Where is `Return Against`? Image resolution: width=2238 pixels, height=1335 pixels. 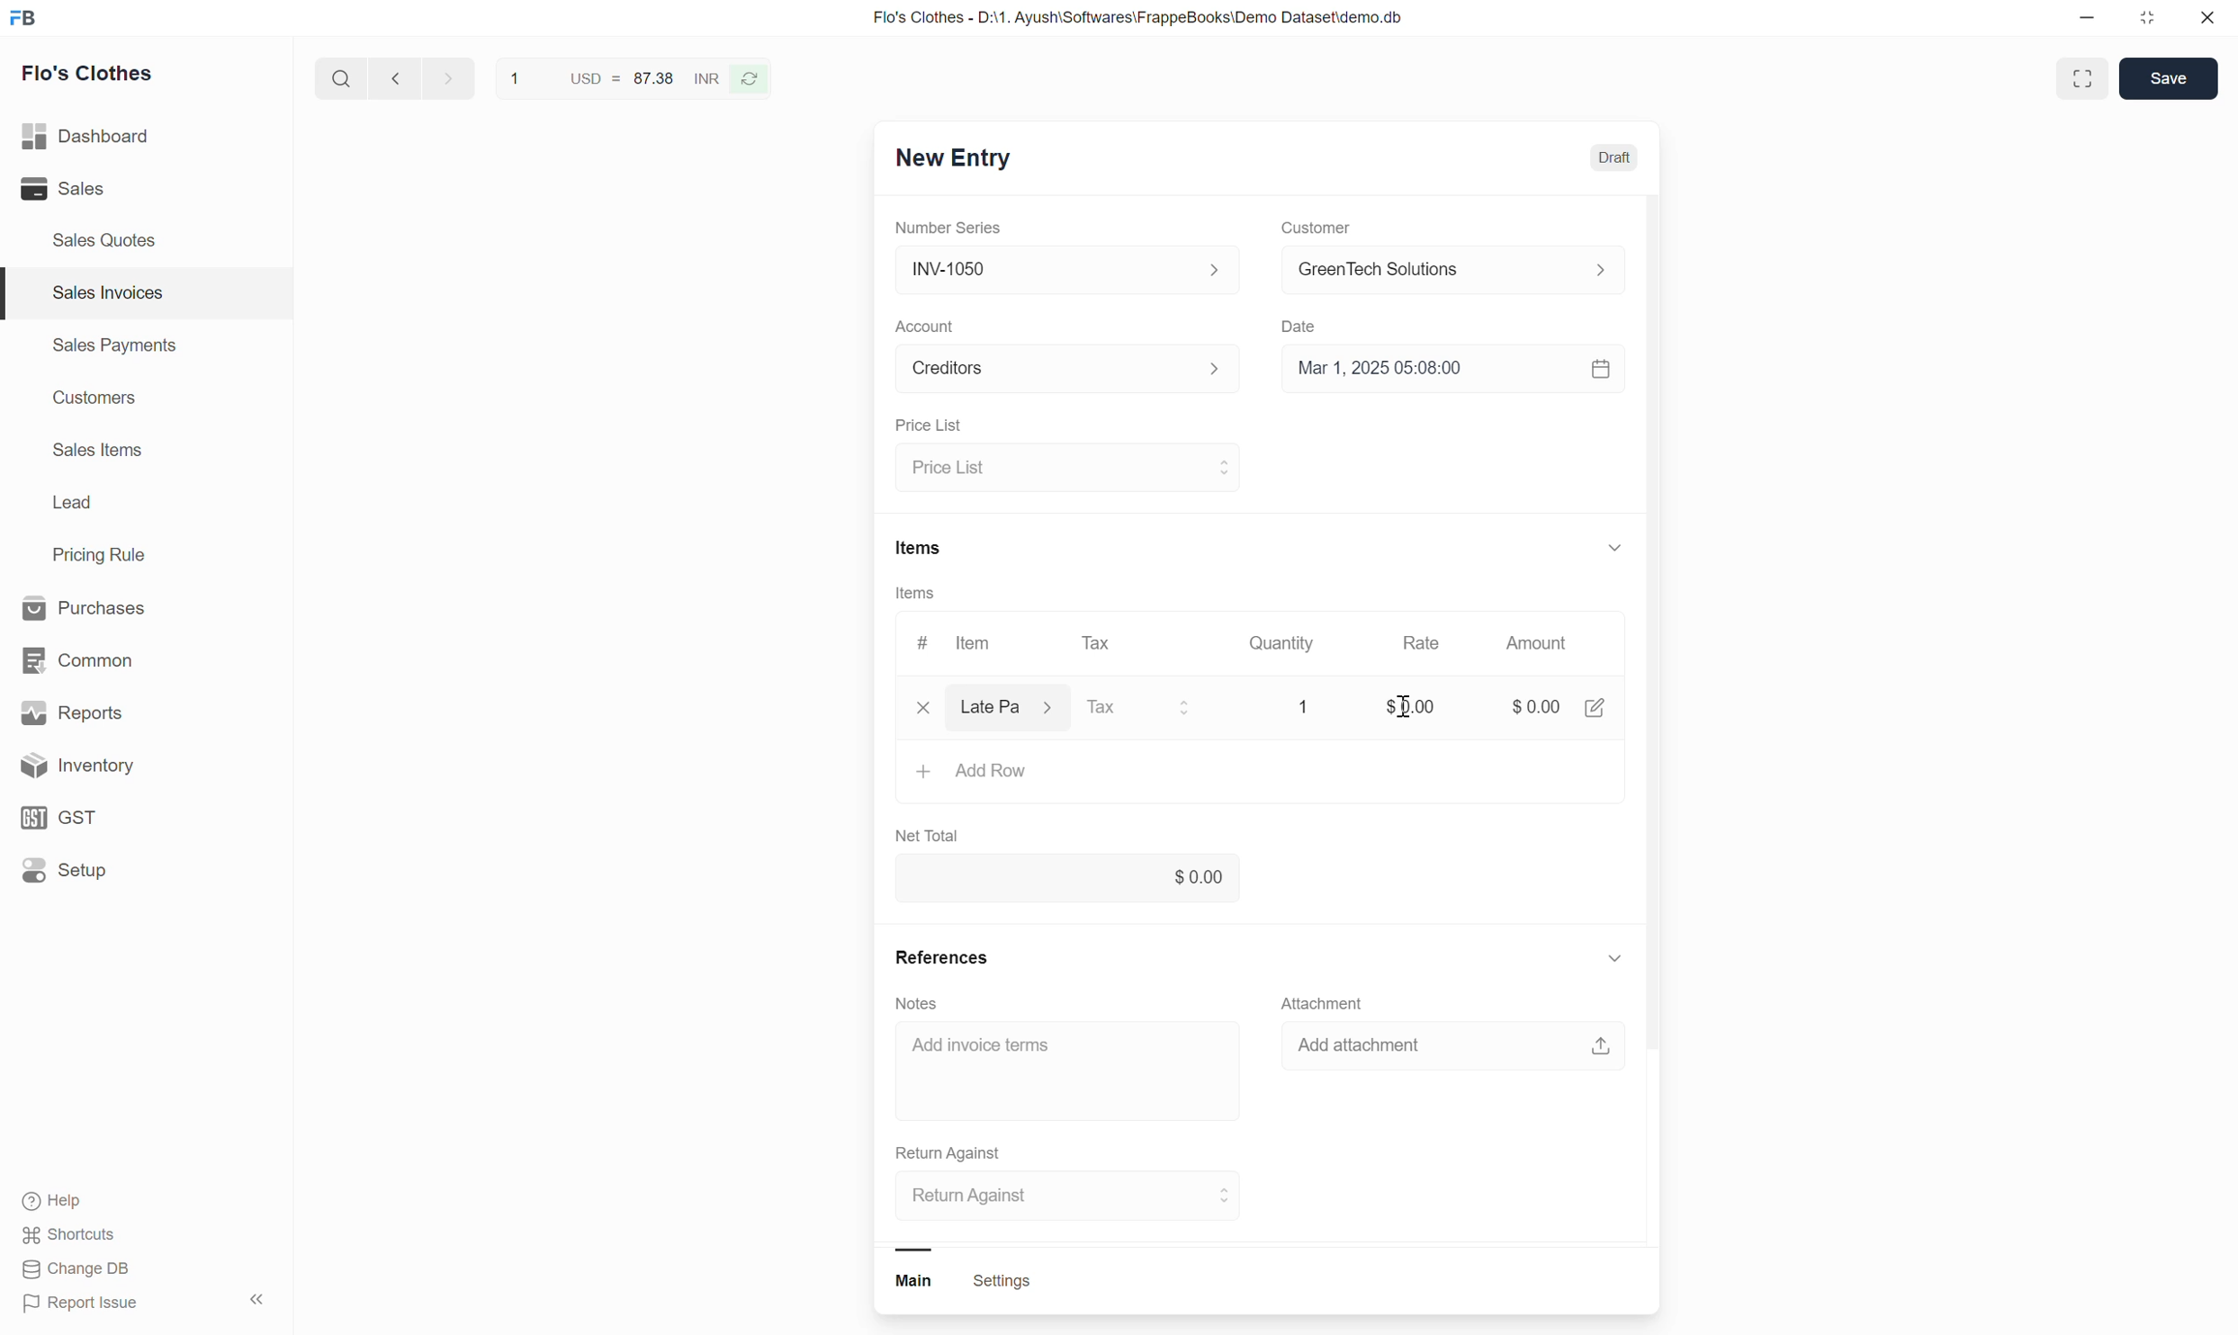
Return Against is located at coordinates (962, 1151).